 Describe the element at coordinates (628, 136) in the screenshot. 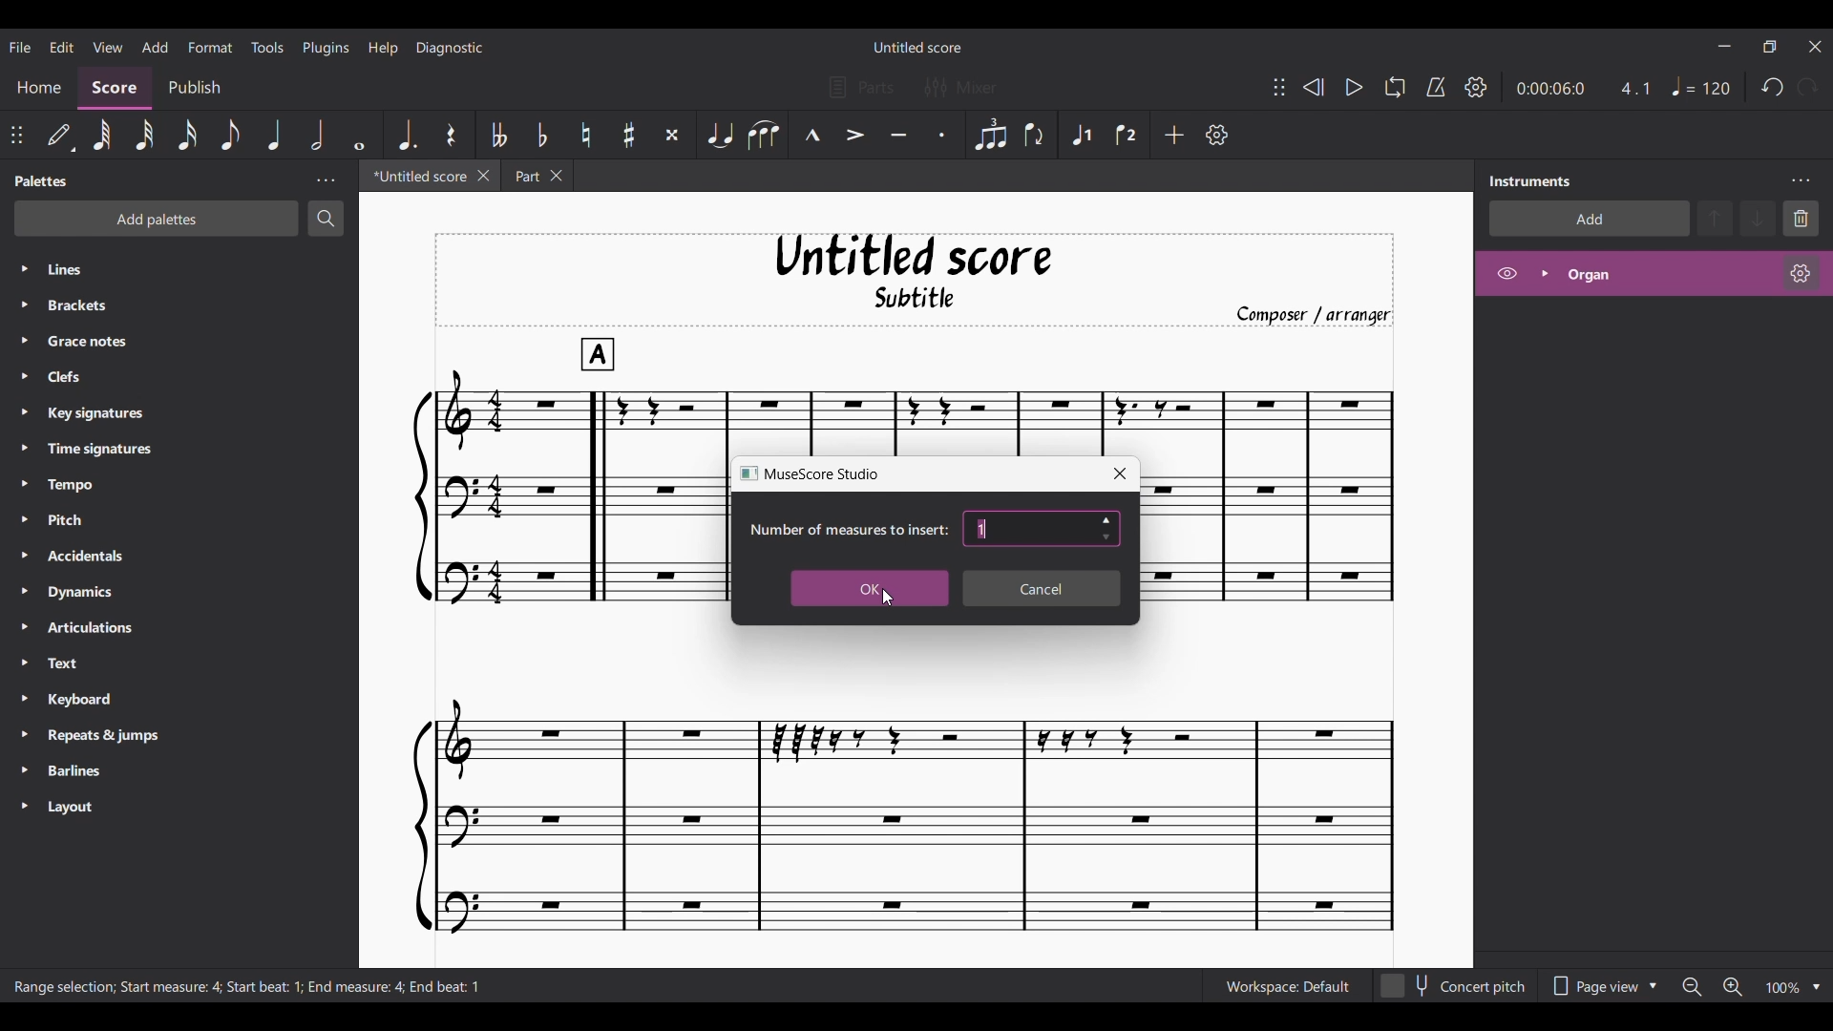

I see `Toggle sharp` at that location.